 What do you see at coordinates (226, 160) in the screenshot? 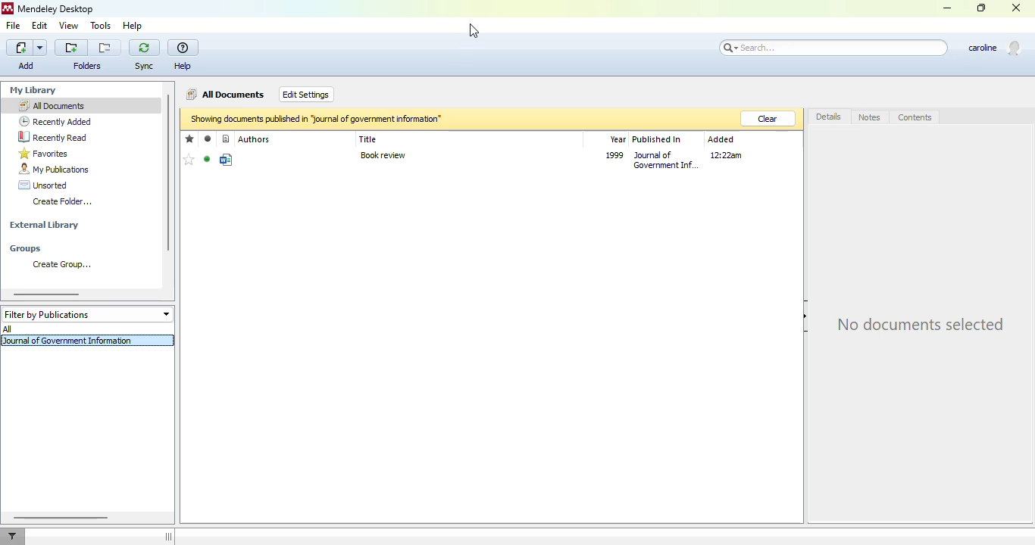
I see `generic` at bounding box center [226, 160].